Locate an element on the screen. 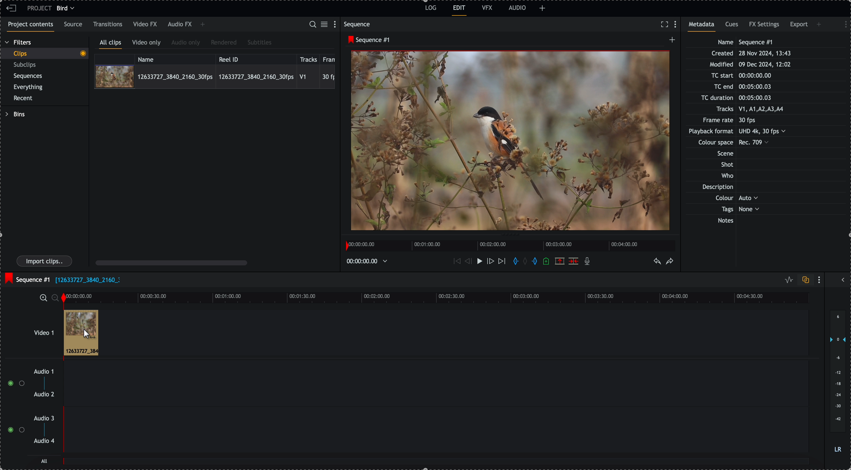  all is located at coordinates (45, 461).